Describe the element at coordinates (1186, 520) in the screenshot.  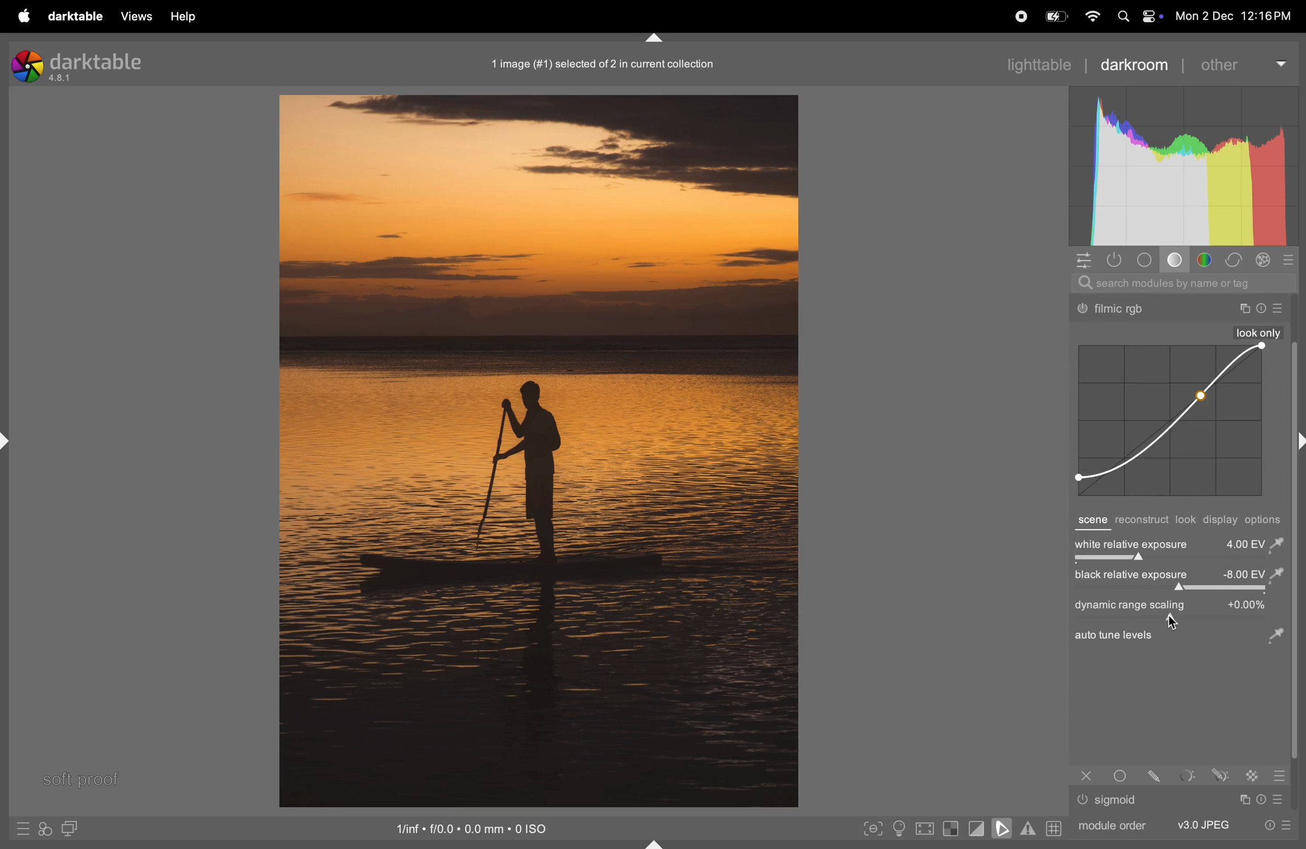
I see `look` at that location.